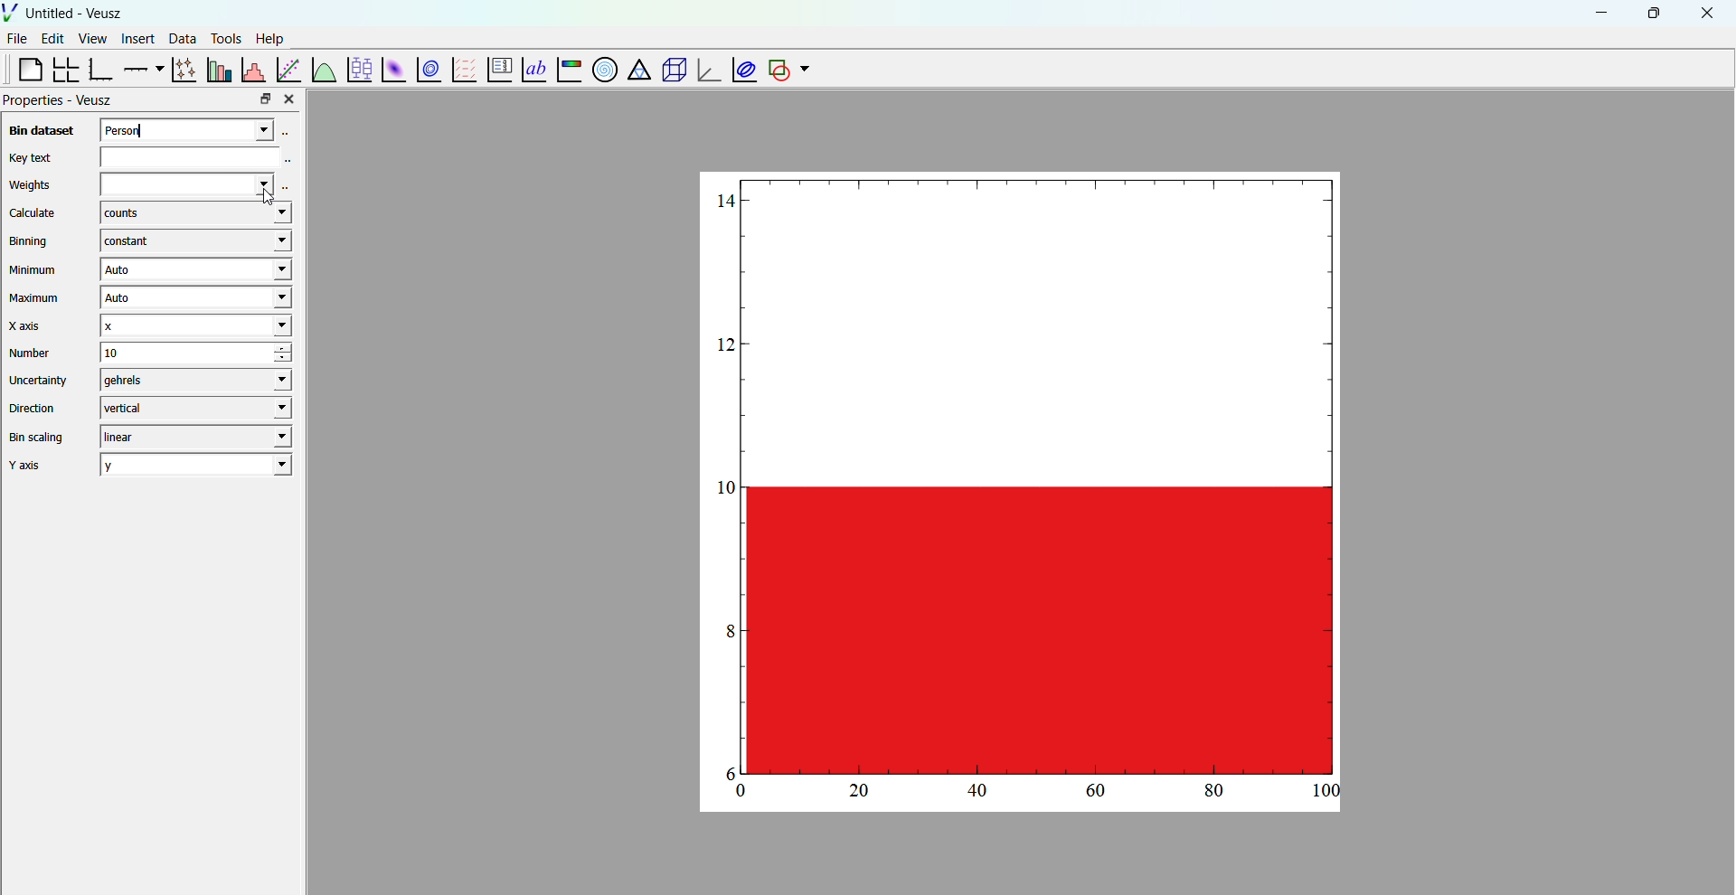  I want to click on 0 20 40 60 80 100`, so click(1029, 795).